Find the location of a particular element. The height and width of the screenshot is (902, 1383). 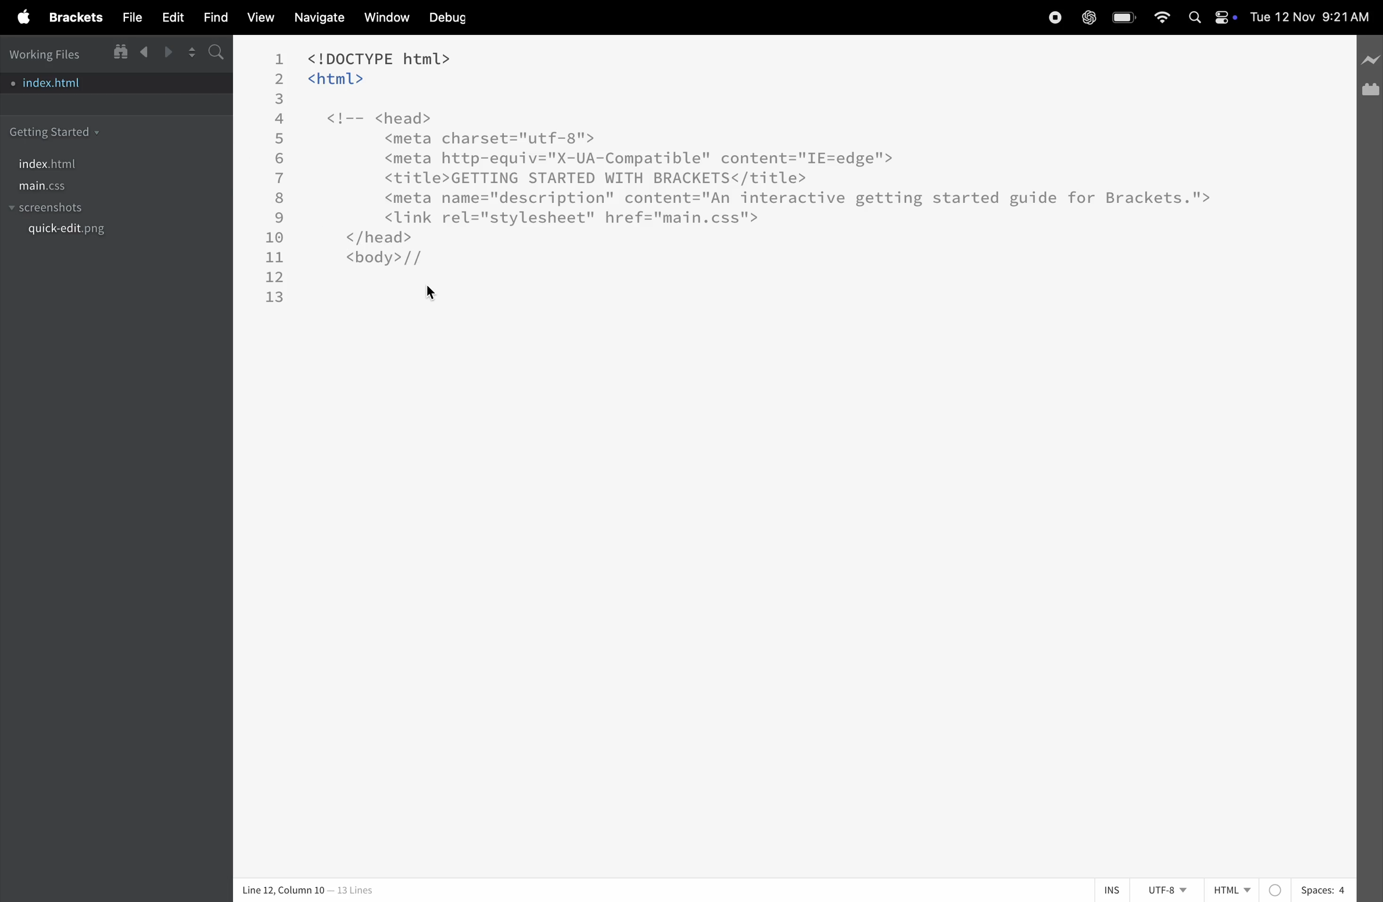

Html  is located at coordinates (1246, 890).